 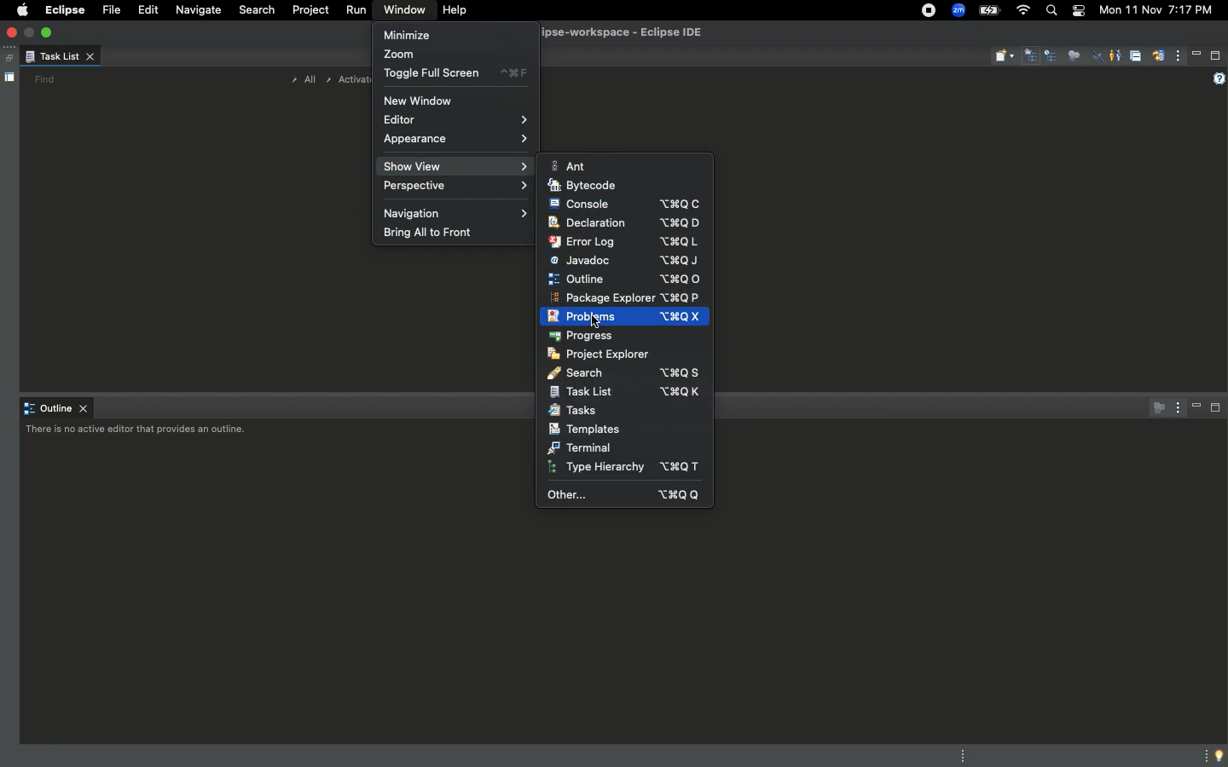 I want to click on Other, so click(x=621, y=493).